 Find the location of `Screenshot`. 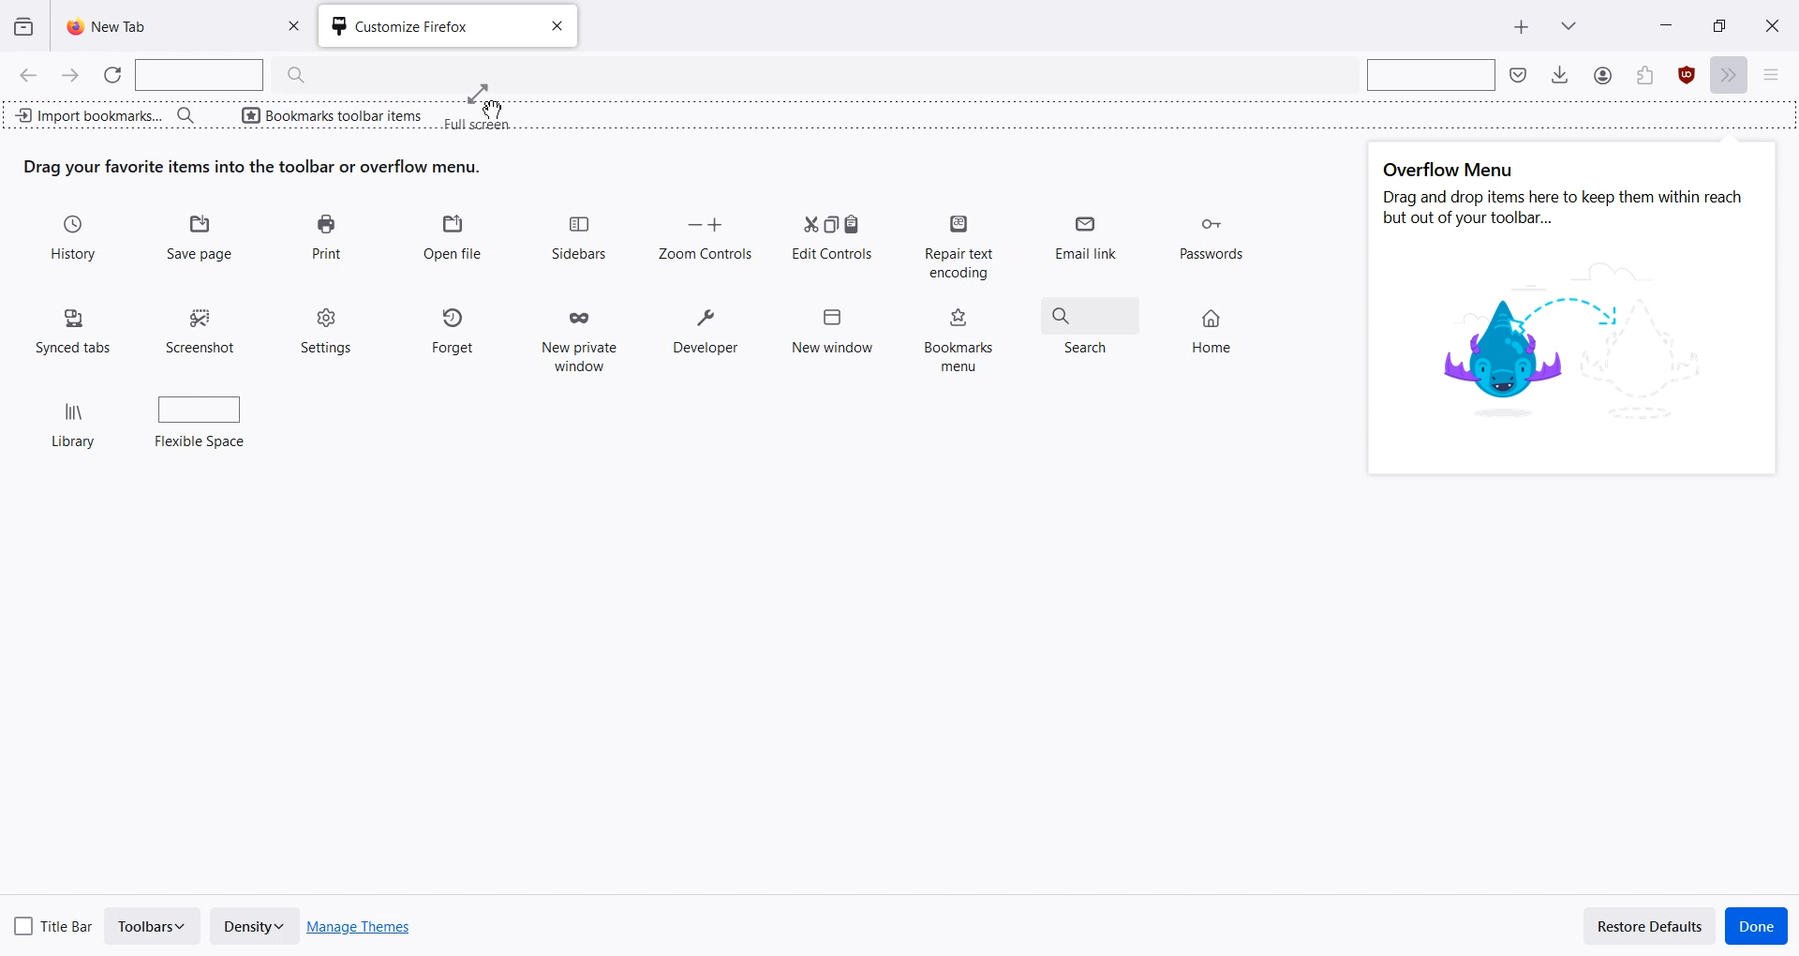

Screenshot is located at coordinates (203, 325).